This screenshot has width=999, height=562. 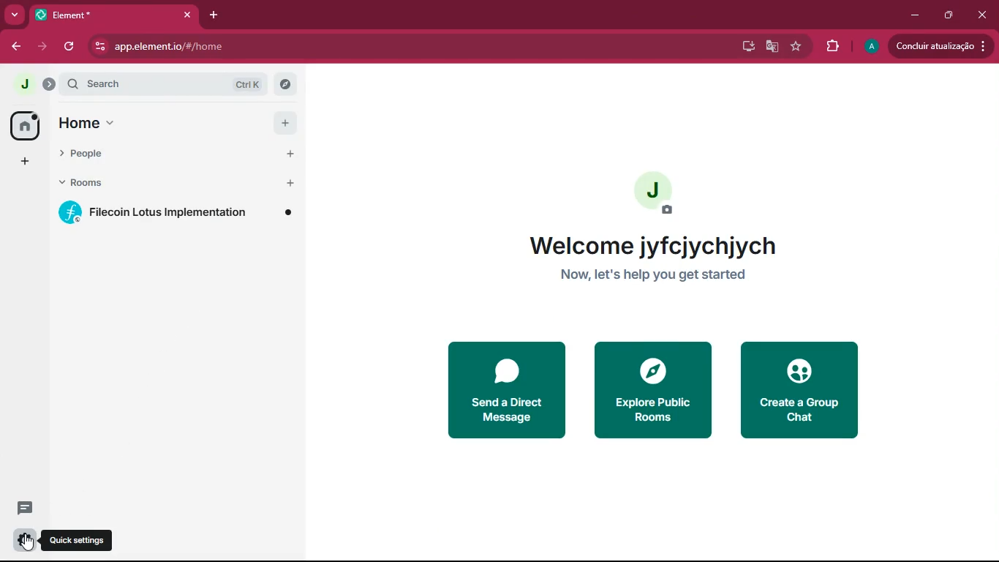 What do you see at coordinates (156, 181) in the screenshot?
I see `rooms` at bounding box center [156, 181].